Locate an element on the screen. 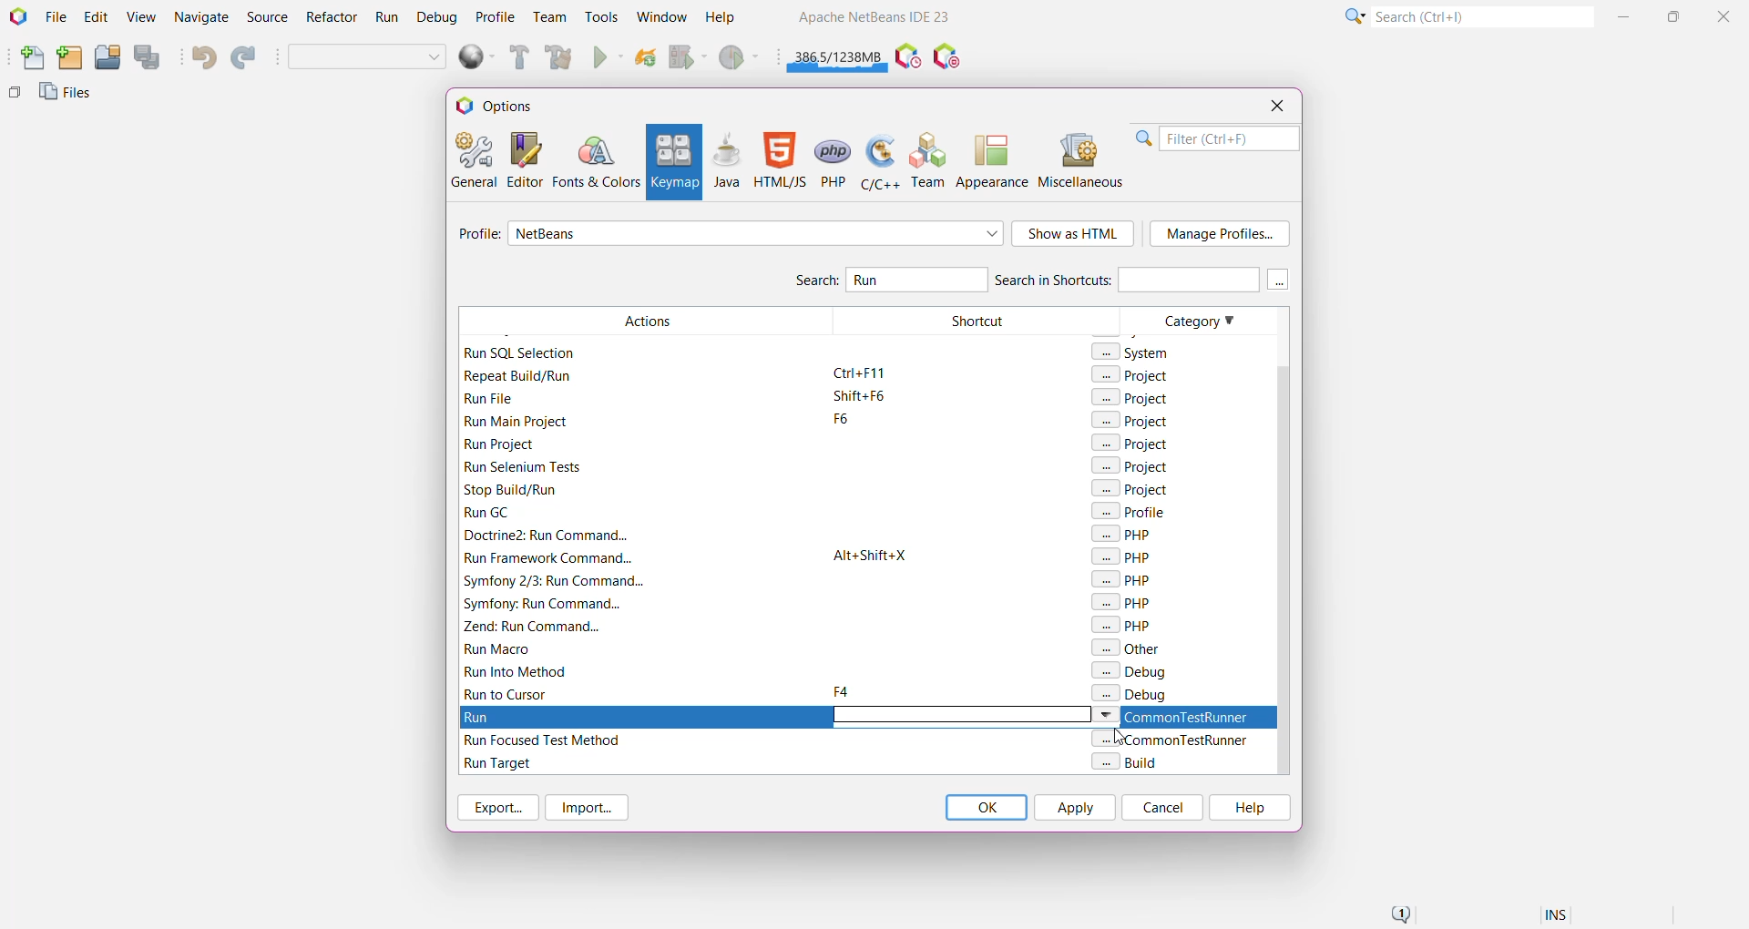 This screenshot has width=1749, height=929. Debug  is located at coordinates (435, 18).